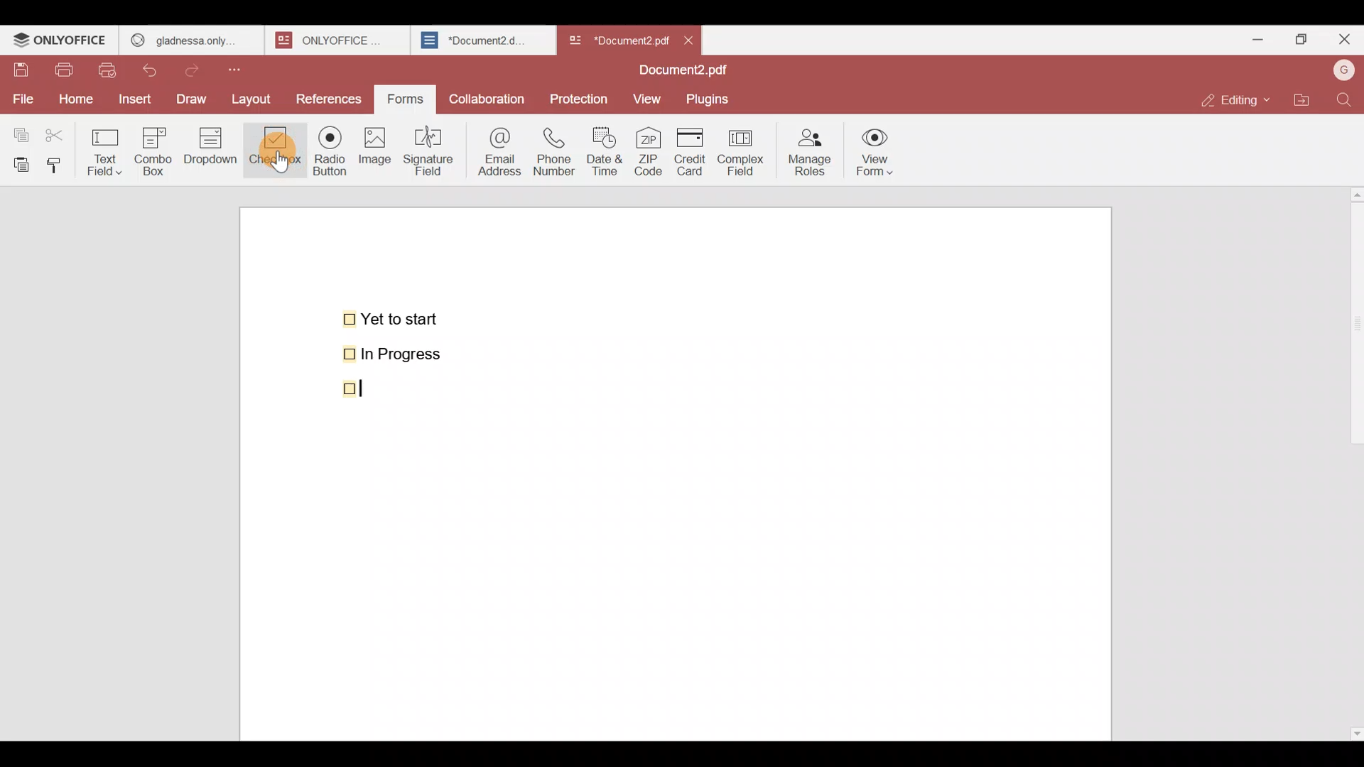  Describe the element at coordinates (580, 98) in the screenshot. I see `Protection` at that location.